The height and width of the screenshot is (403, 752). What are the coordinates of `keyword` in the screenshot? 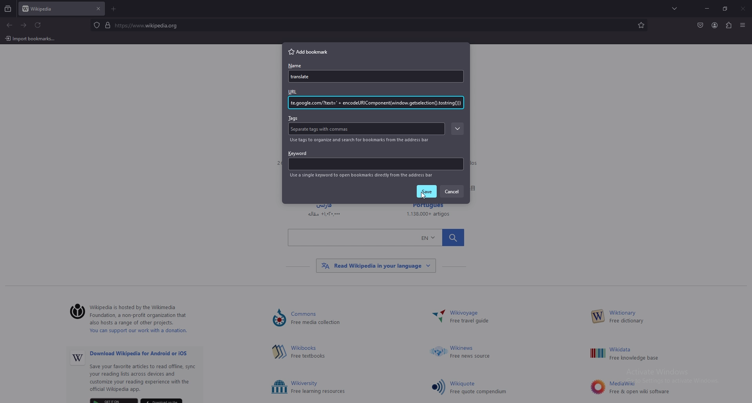 It's located at (375, 160).